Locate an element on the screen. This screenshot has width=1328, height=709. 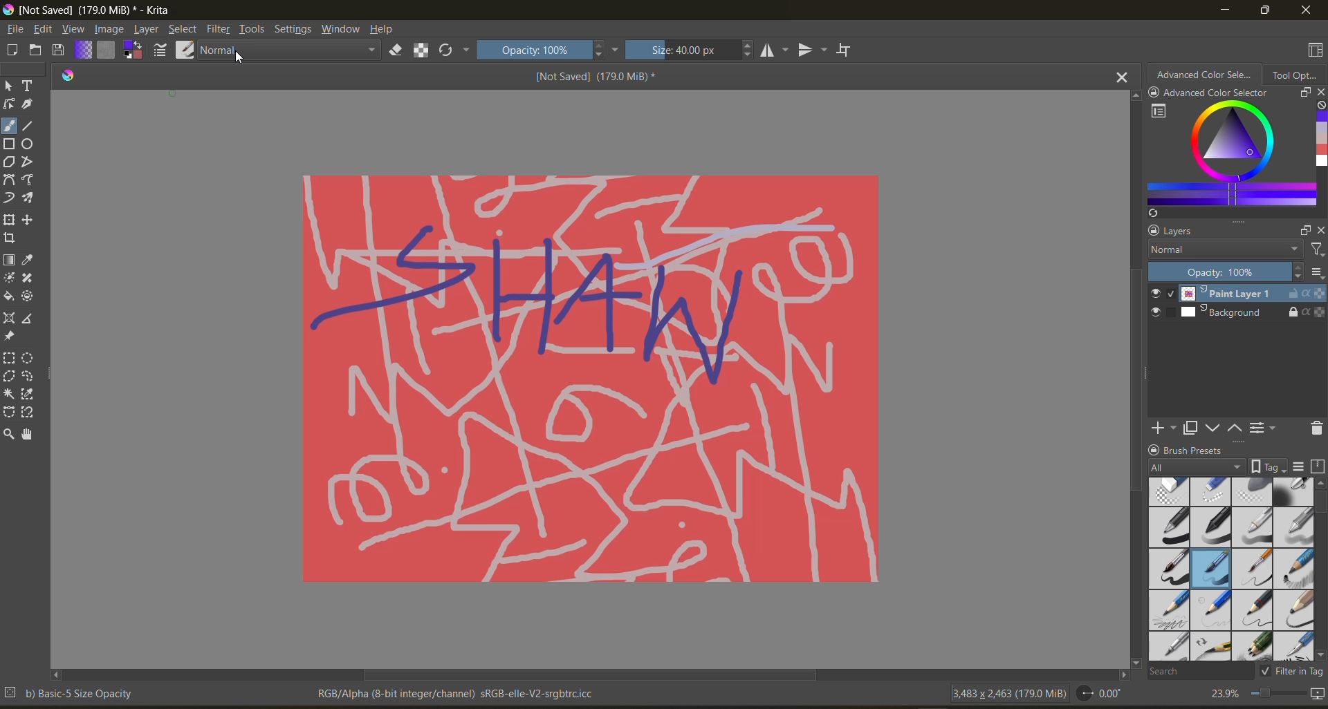
Similar color selection tool is located at coordinates (30, 394).